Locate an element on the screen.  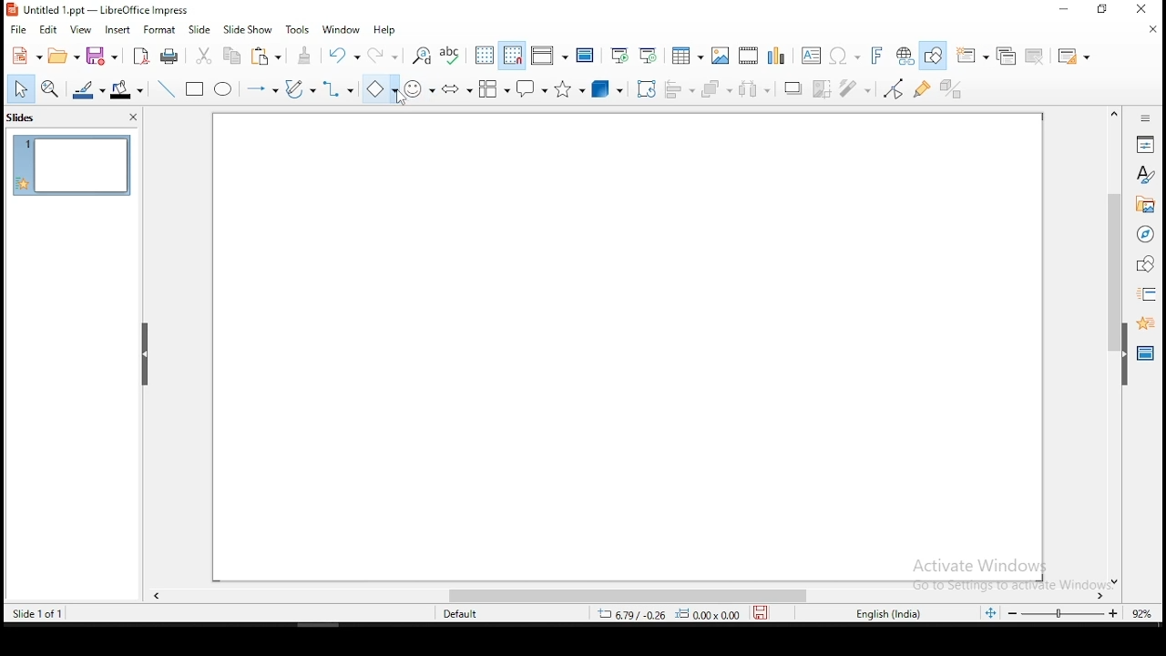
file is located at coordinates (18, 31).